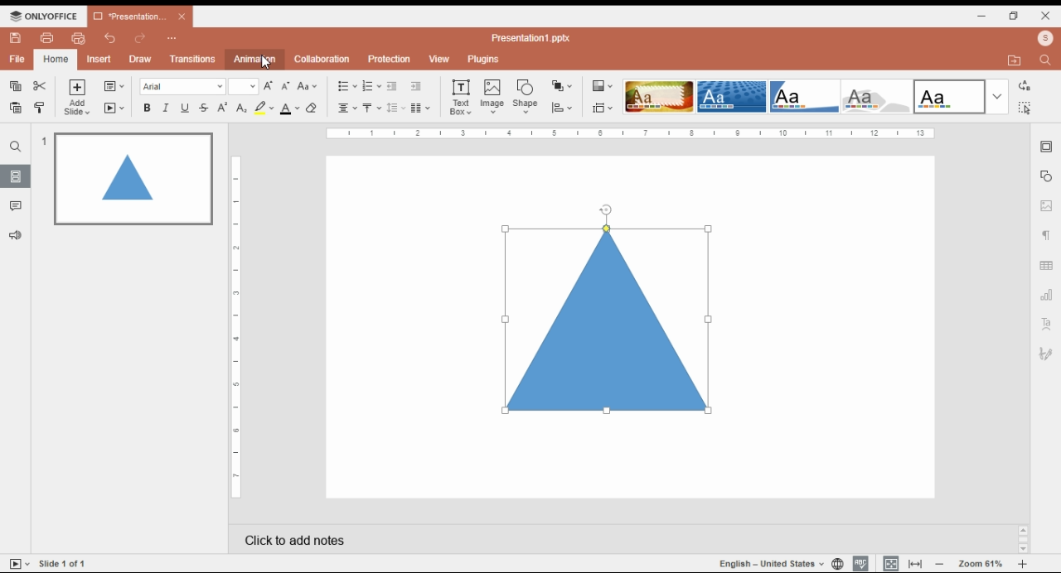 This screenshot has height=573, width=1061. What do you see at coordinates (56, 60) in the screenshot?
I see `home` at bounding box center [56, 60].